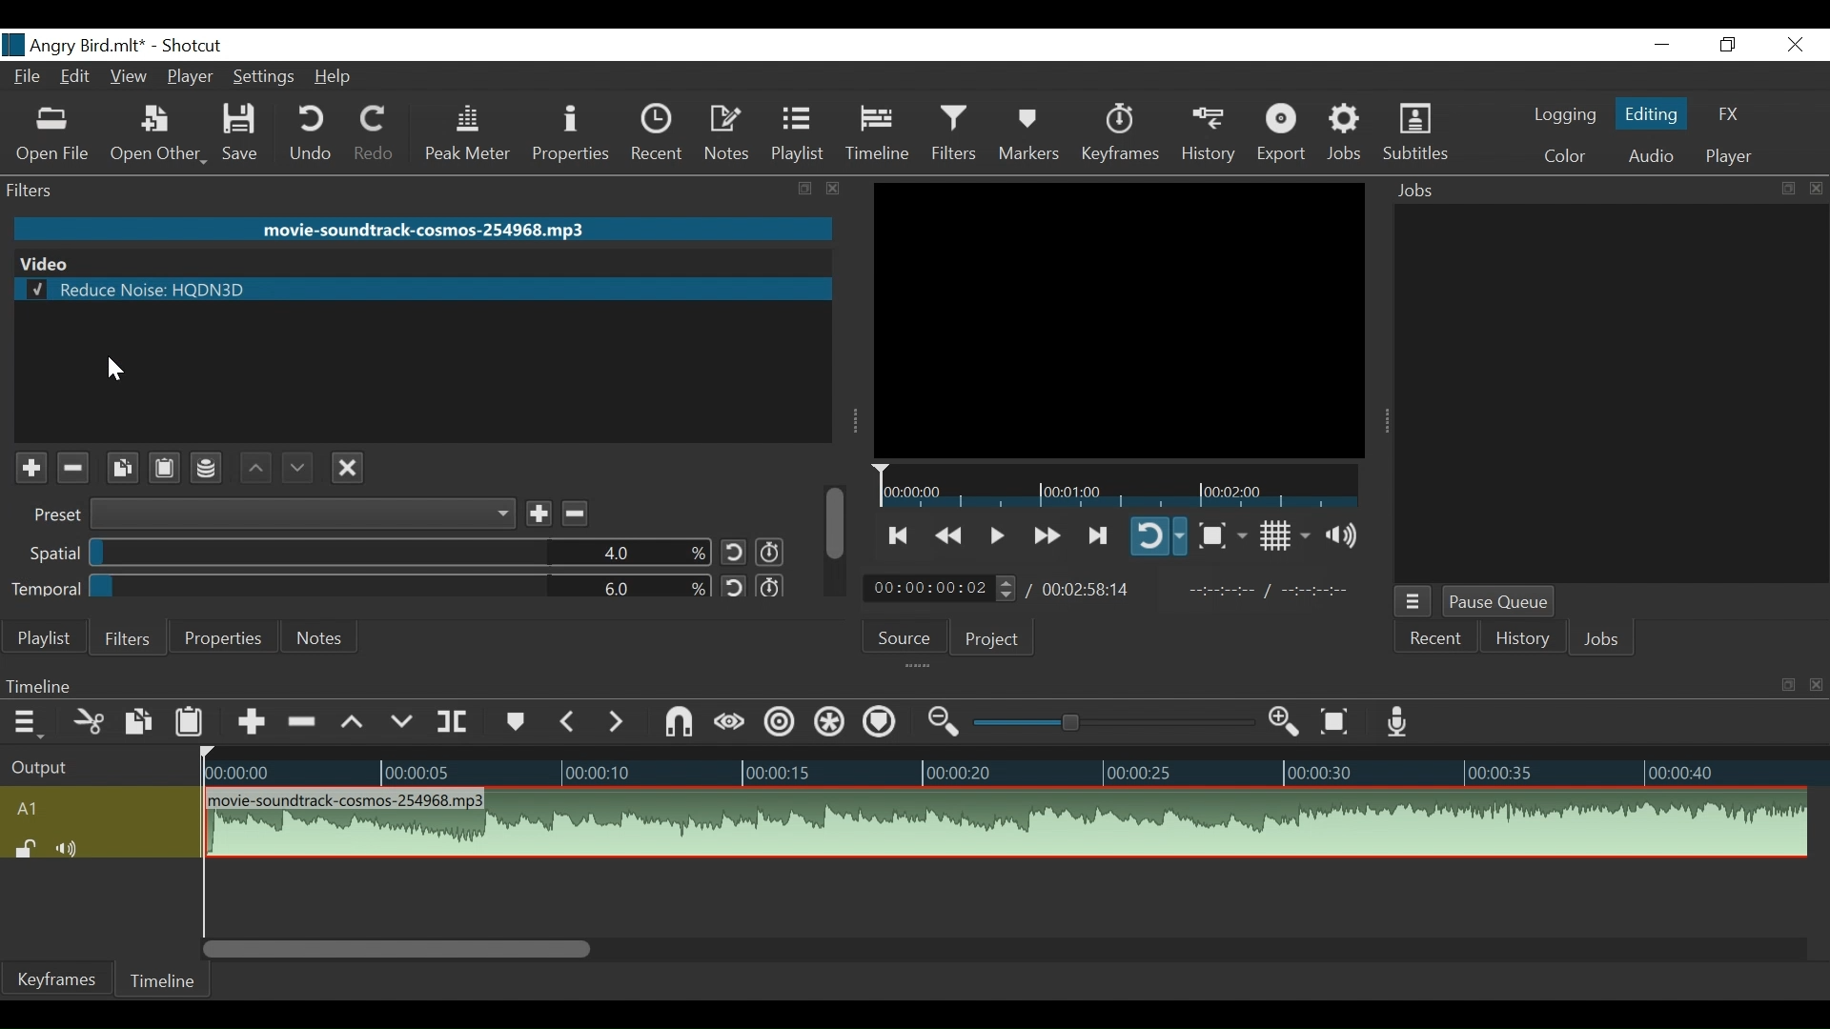  What do you see at coordinates (306, 515) in the screenshot?
I see `Preset dropdown` at bounding box center [306, 515].